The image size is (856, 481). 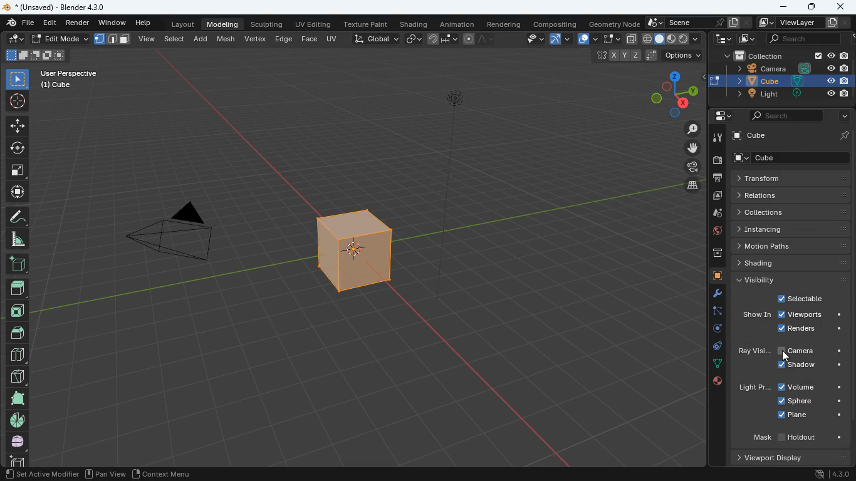 I want to click on motion paths, so click(x=791, y=247).